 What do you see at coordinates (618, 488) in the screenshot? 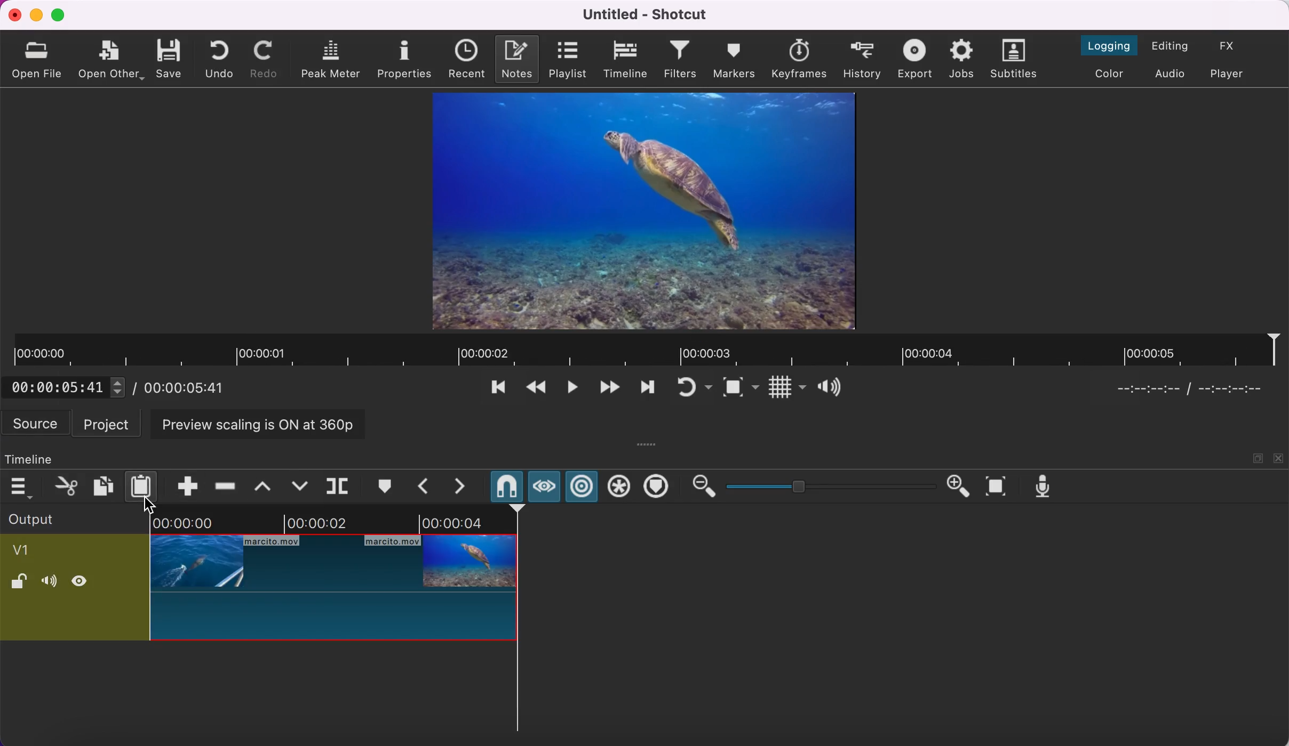
I see `ripple all tracks` at bounding box center [618, 488].